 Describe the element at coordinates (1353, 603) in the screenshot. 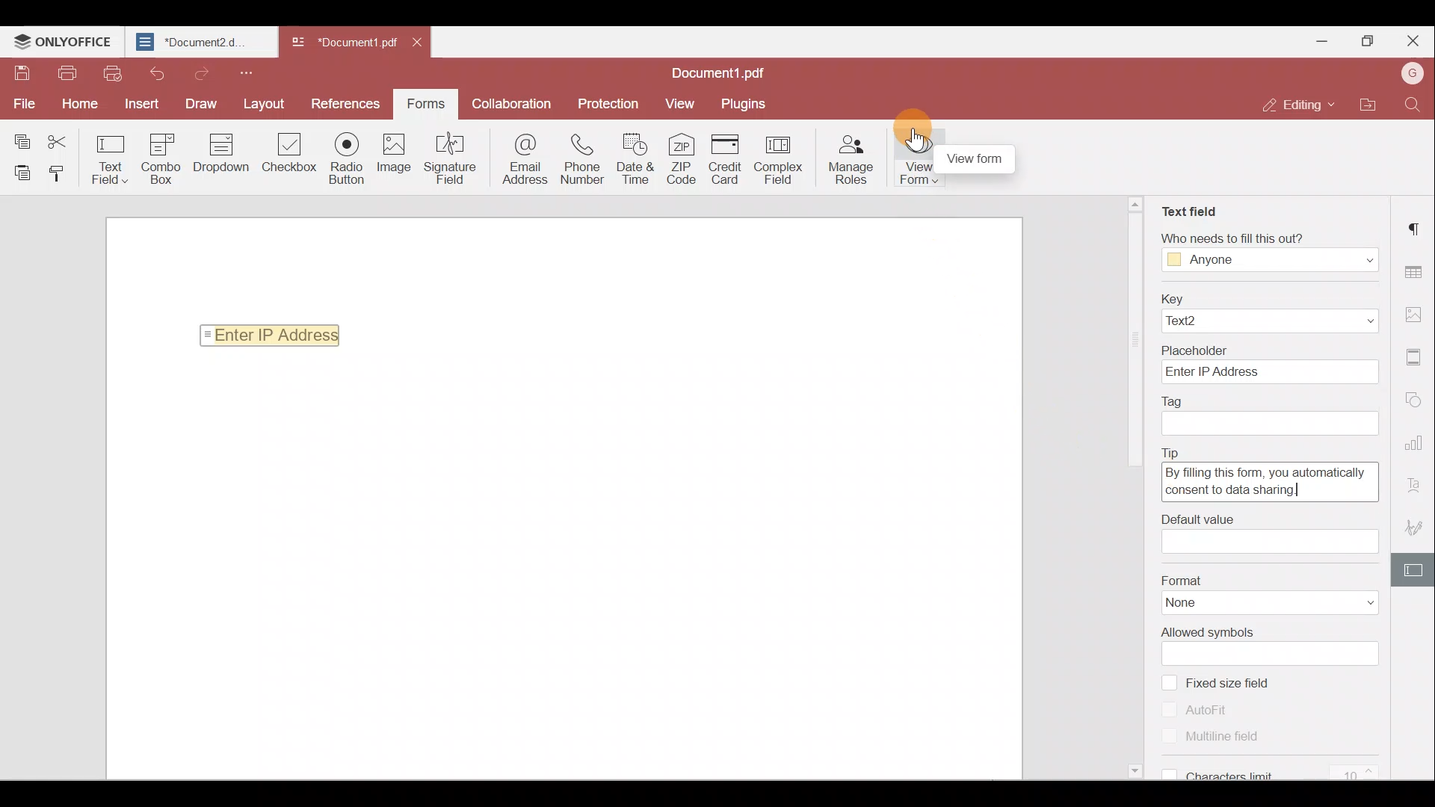

I see `Format dropdown` at that location.